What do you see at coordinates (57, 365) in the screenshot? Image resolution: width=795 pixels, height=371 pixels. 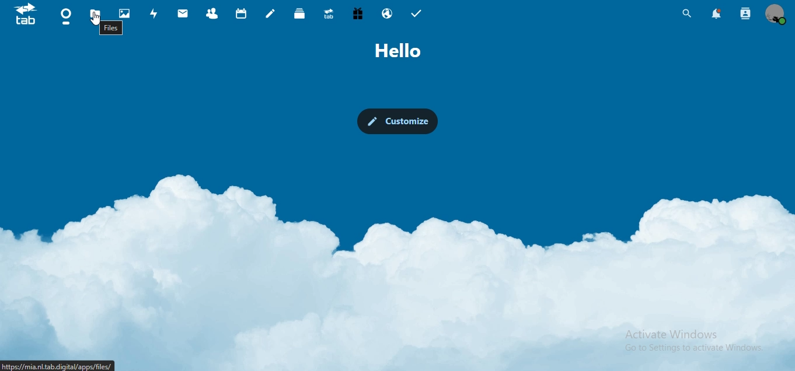 I see `link` at bounding box center [57, 365].